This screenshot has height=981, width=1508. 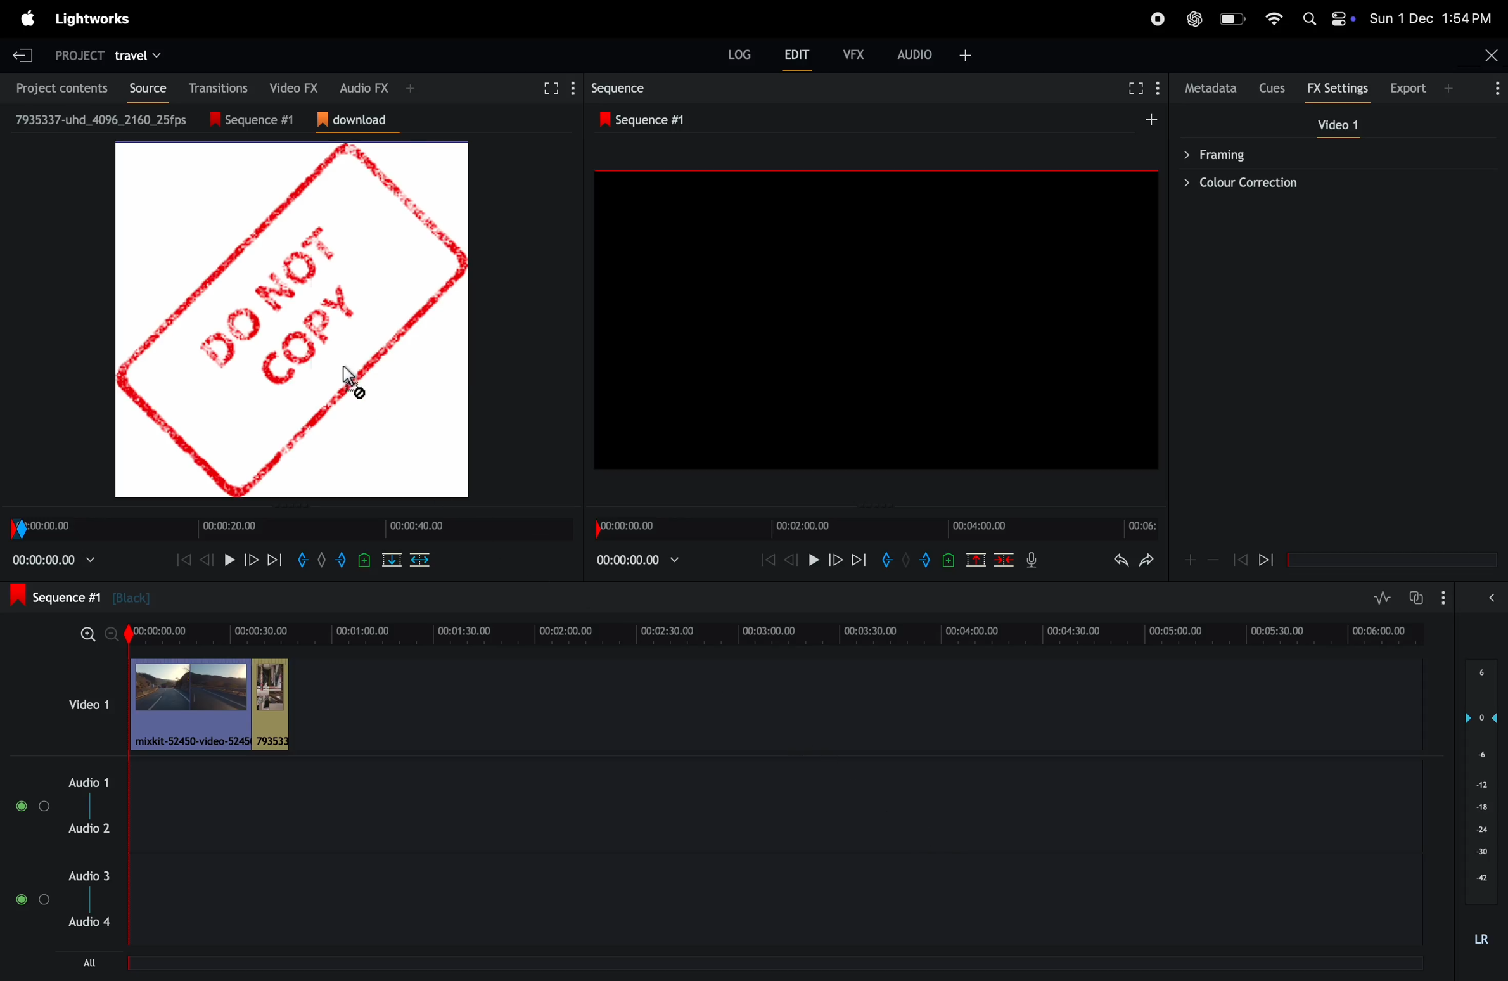 What do you see at coordinates (214, 87) in the screenshot?
I see `transitions` at bounding box center [214, 87].